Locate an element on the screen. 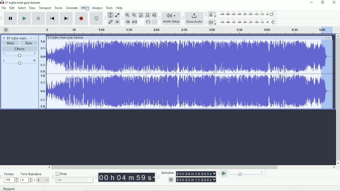 Image resolution: width=340 pixels, height=191 pixels. Playback meter is located at coordinates (242, 22).